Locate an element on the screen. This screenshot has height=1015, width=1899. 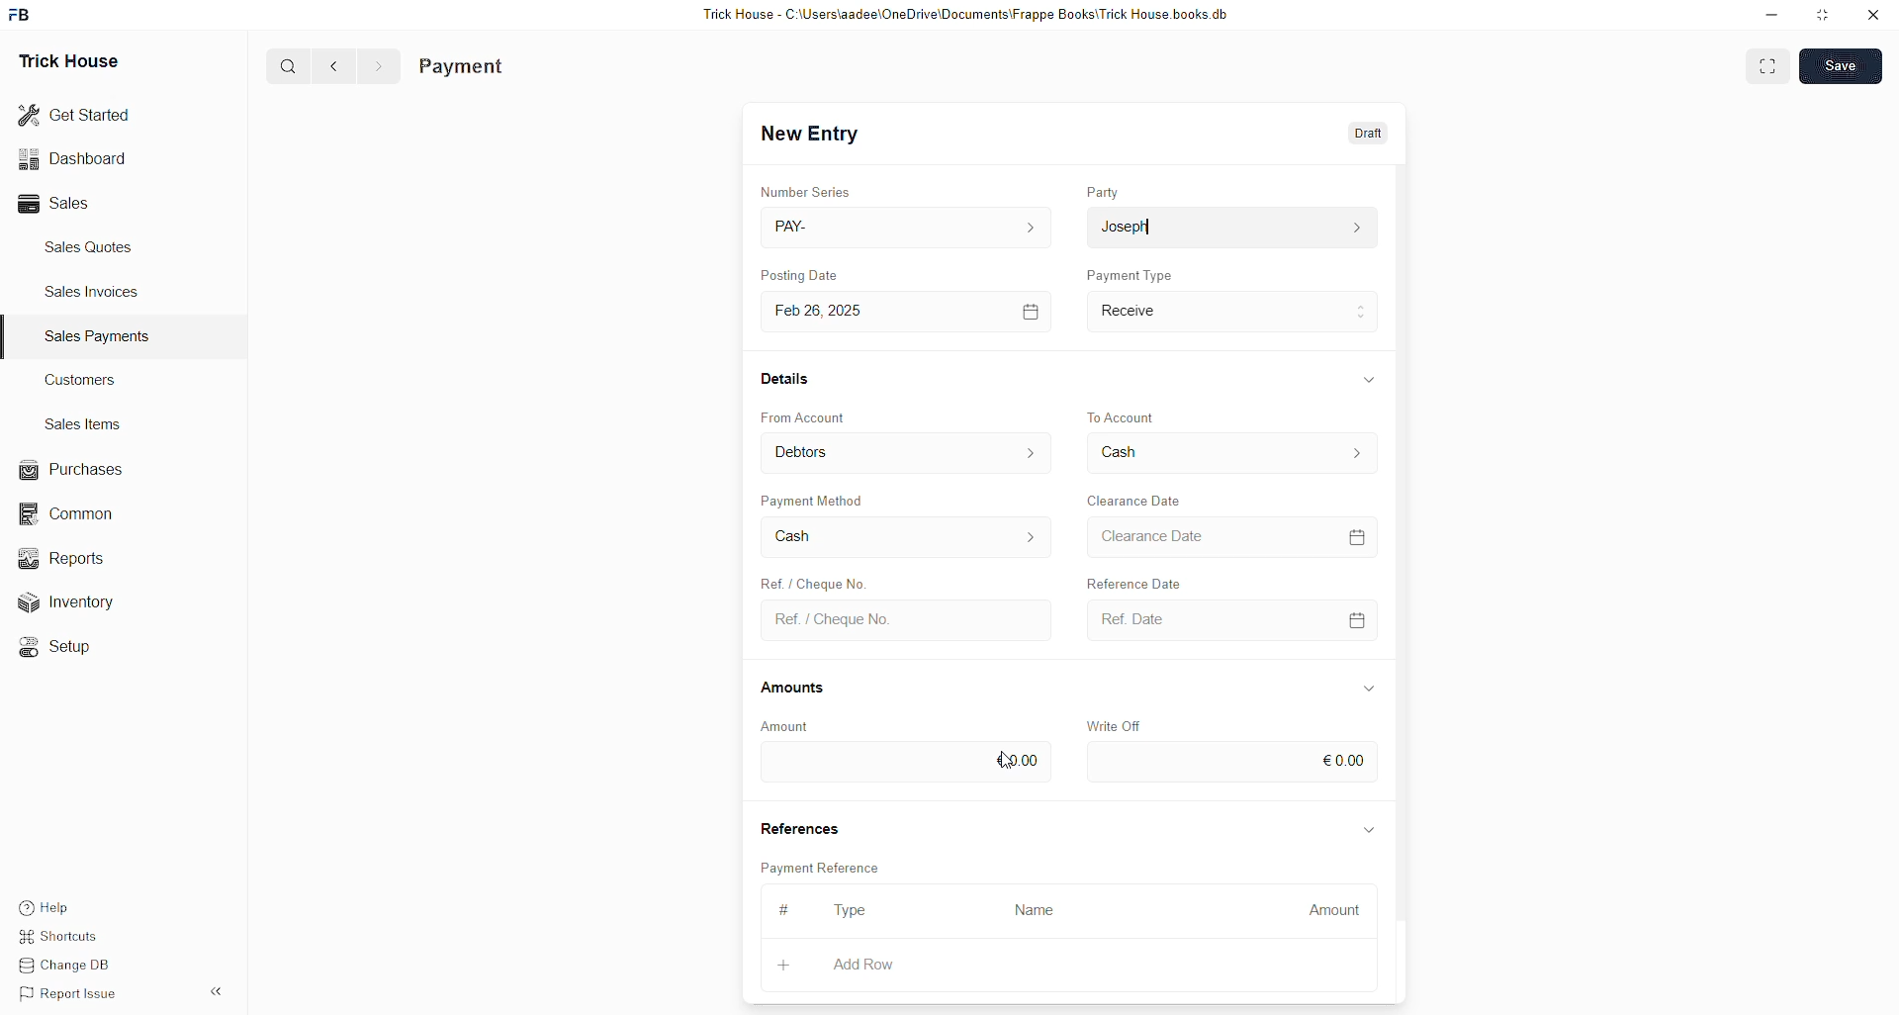
New Entry is located at coordinates (810, 134).